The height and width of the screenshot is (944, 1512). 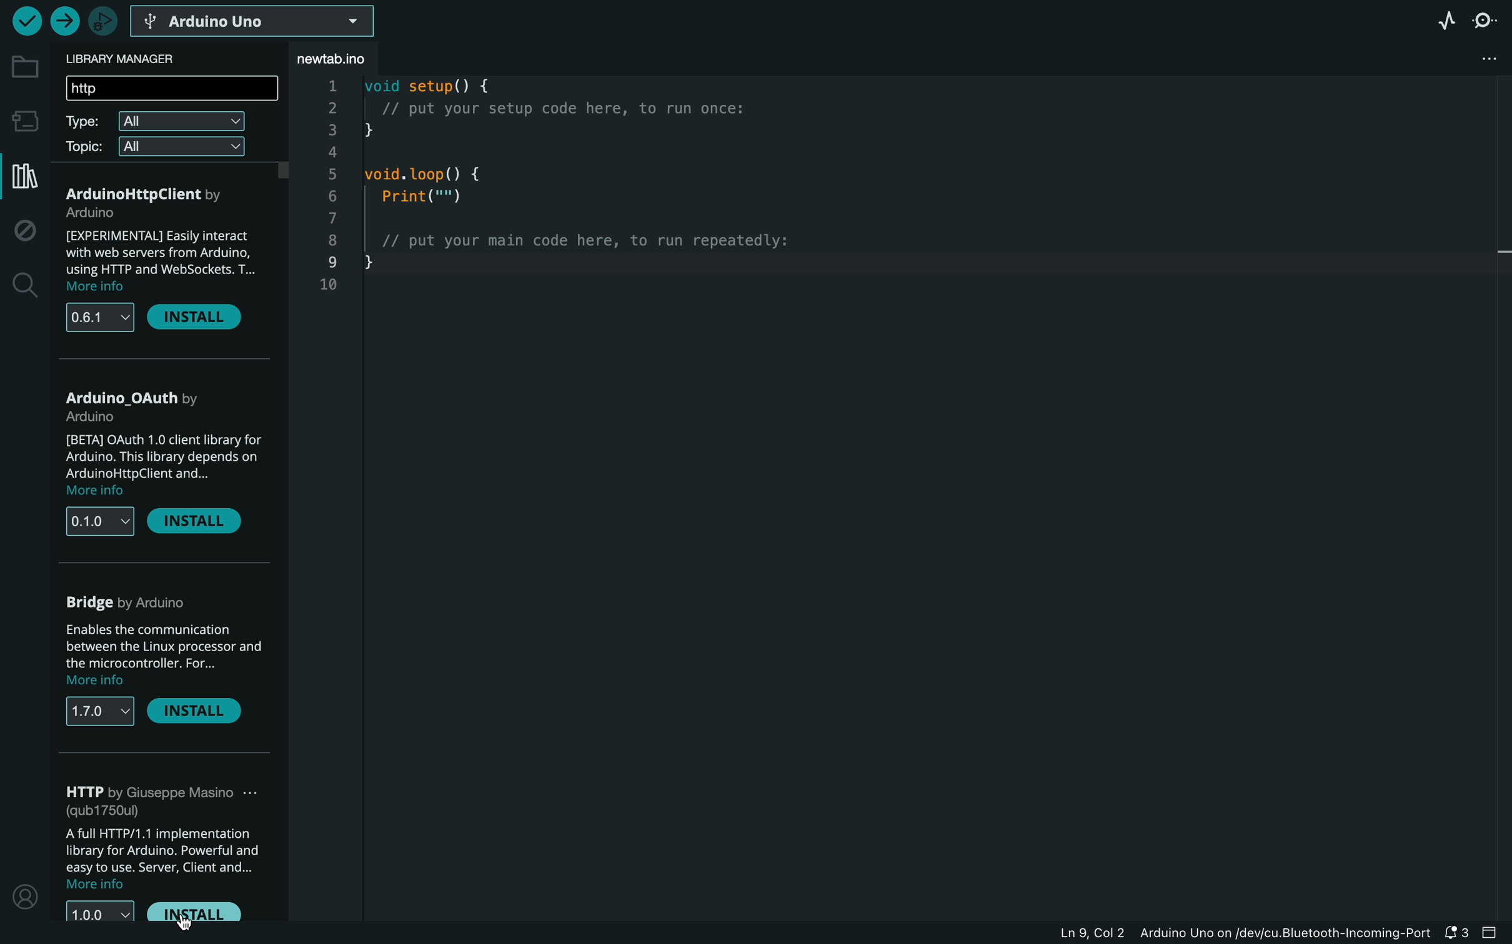 What do you see at coordinates (144, 58) in the screenshot?
I see `library manager` at bounding box center [144, 58].